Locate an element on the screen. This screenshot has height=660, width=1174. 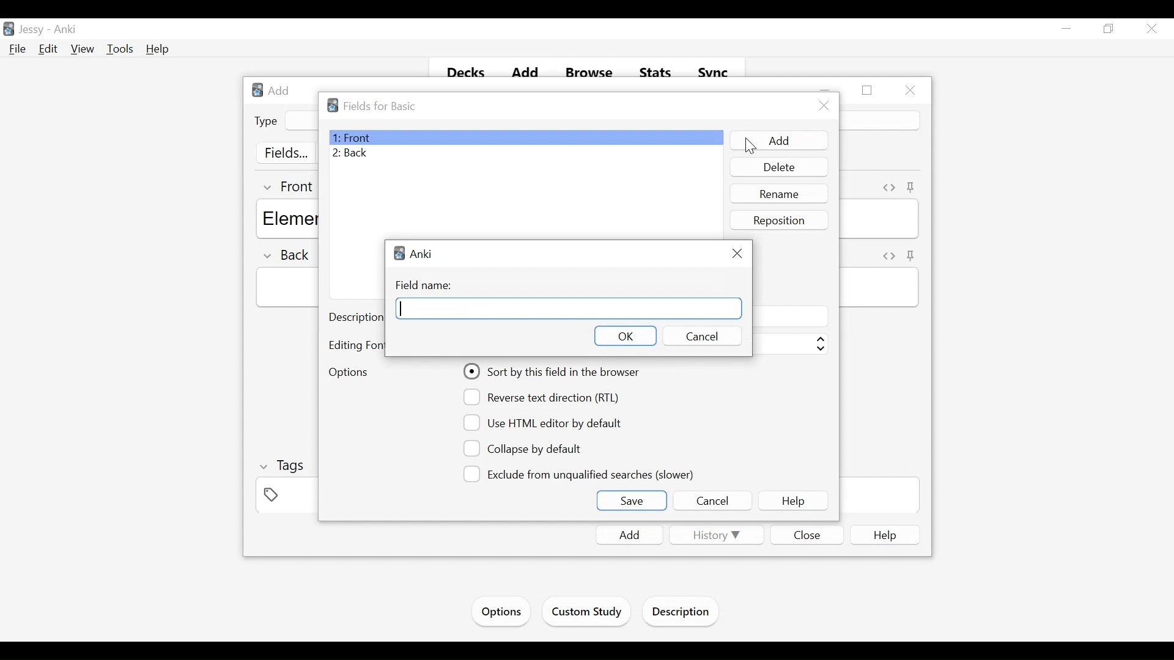
 is located at coordinates (778, 140).